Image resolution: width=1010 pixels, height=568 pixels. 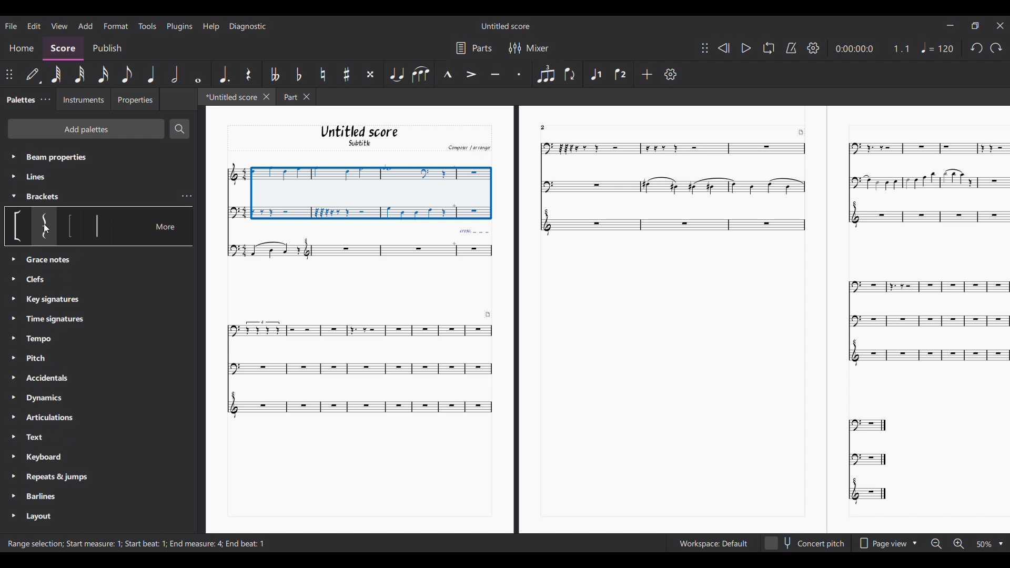 What do you see at coordinates (12, 377) in the screenshot?
I see `` at bounding box center [12, 377].